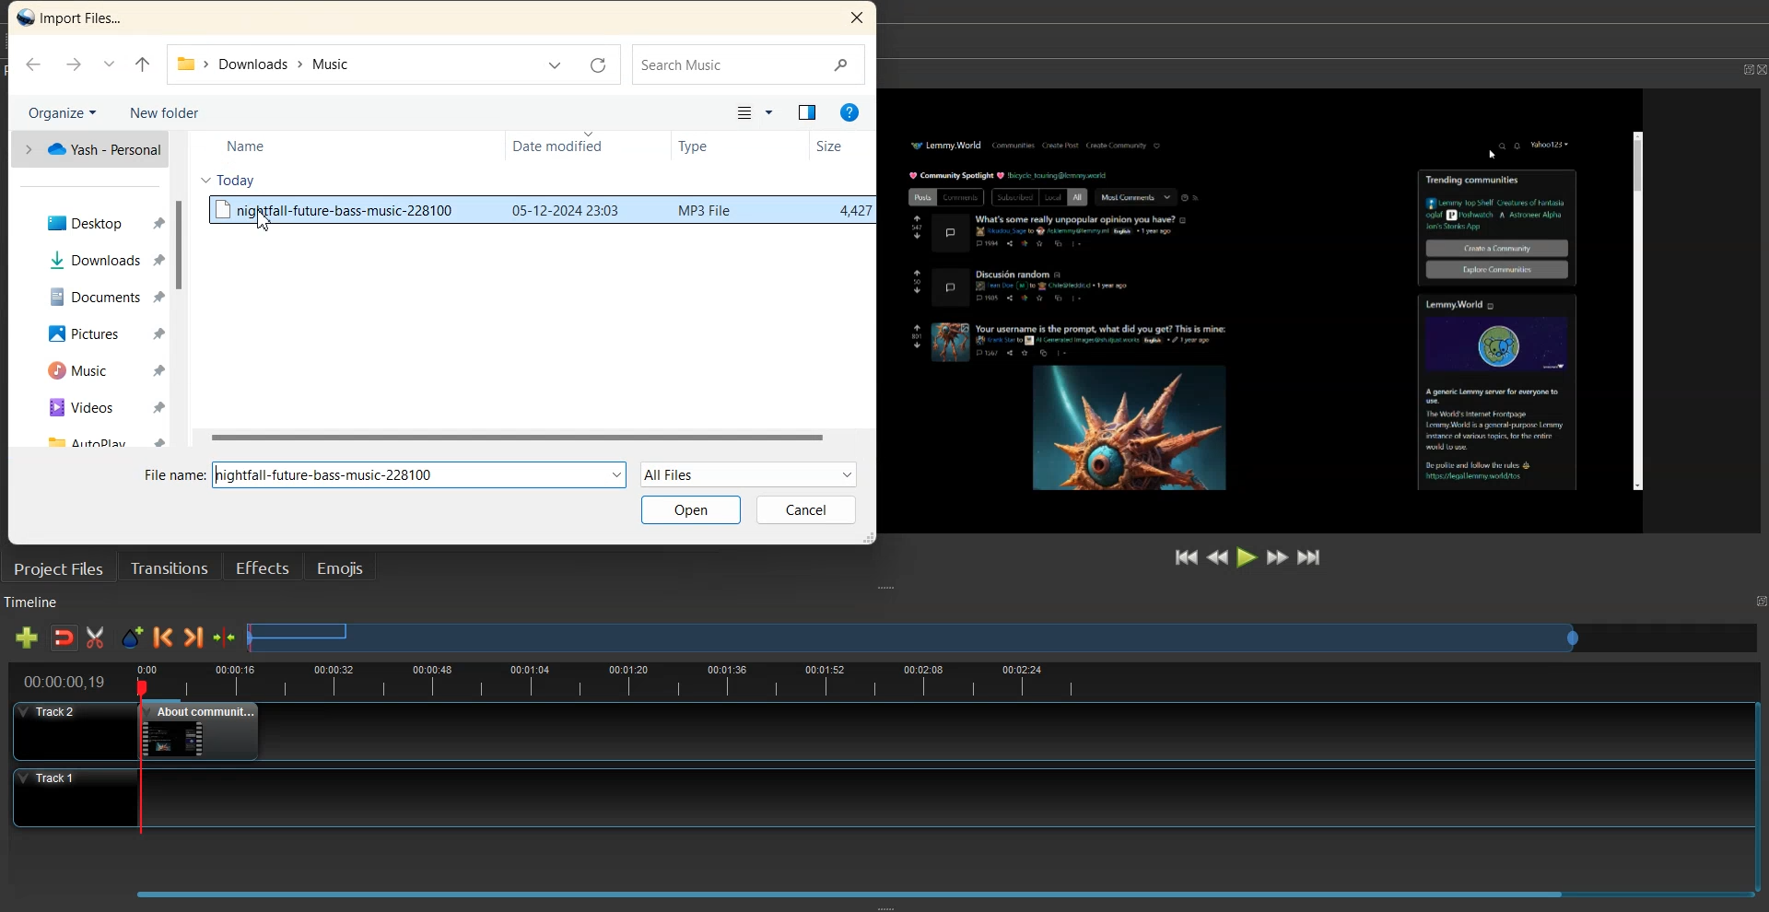  Describe the element at coordinates (276, 145) in the screenshot. I see `Name` at that location.